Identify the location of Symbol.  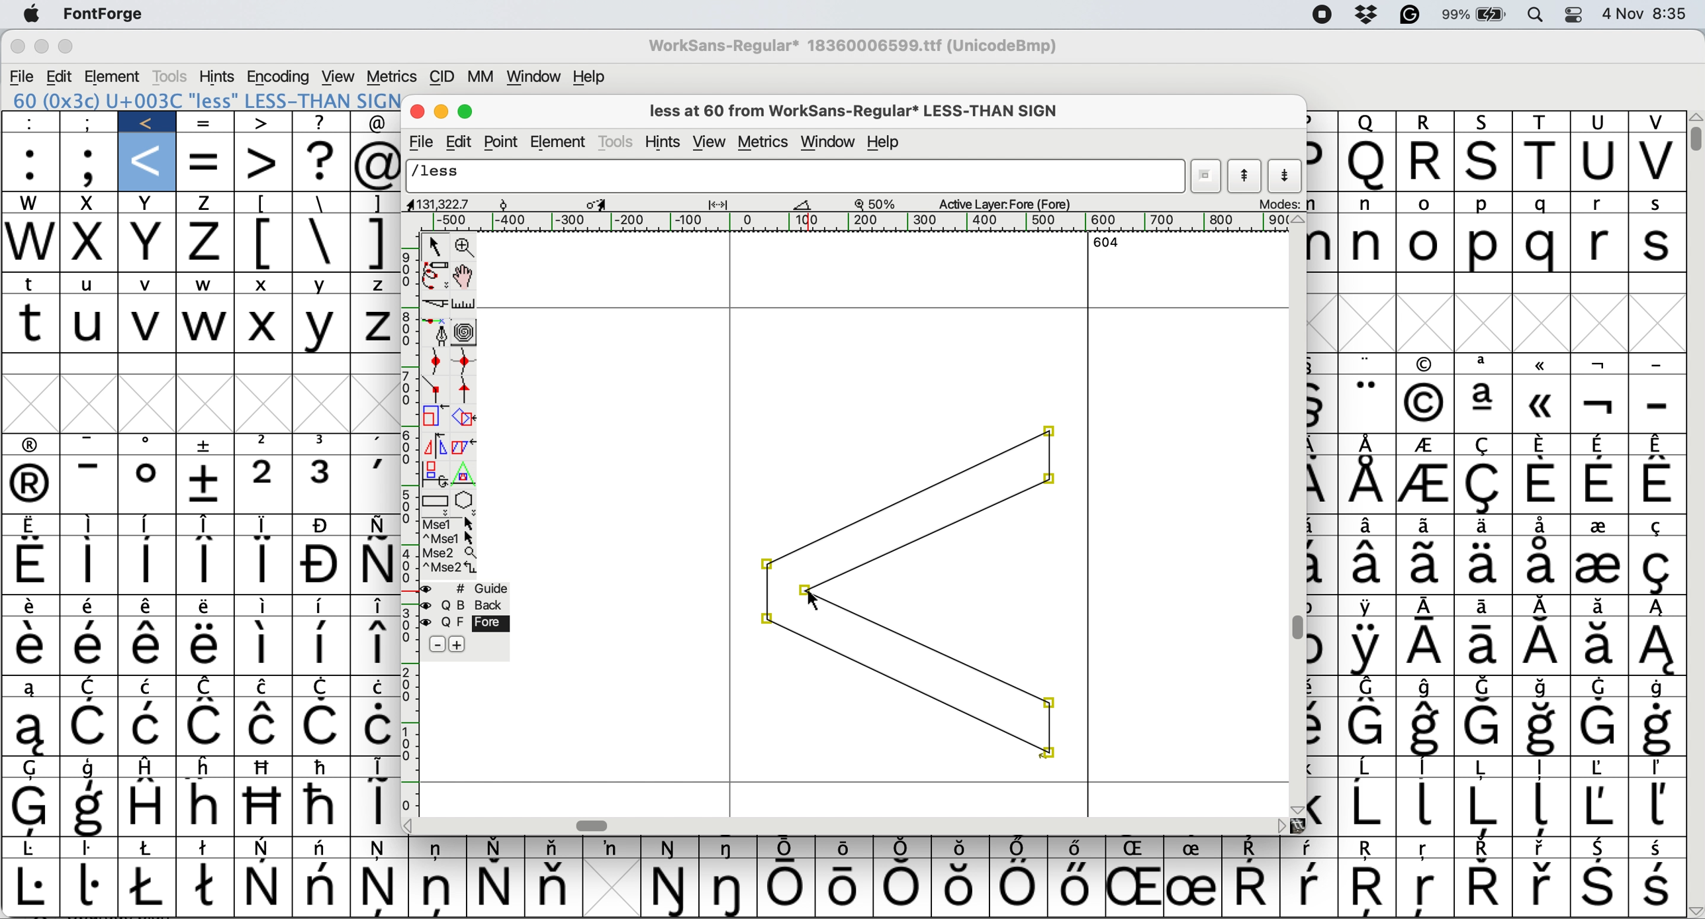
(324, 567).